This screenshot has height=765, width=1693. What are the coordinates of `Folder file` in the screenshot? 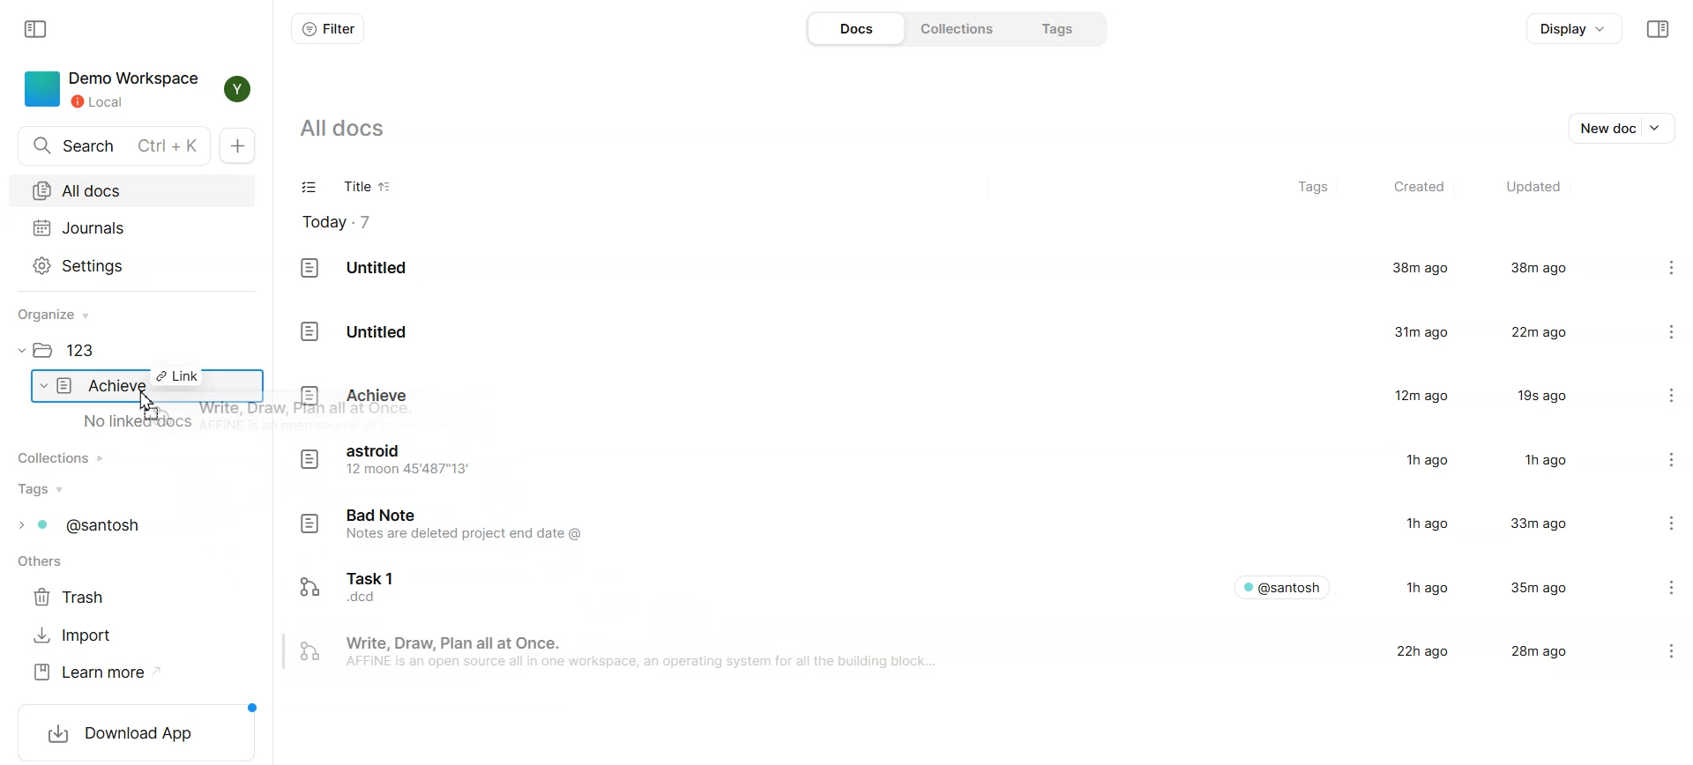 It's located at (73, 352).